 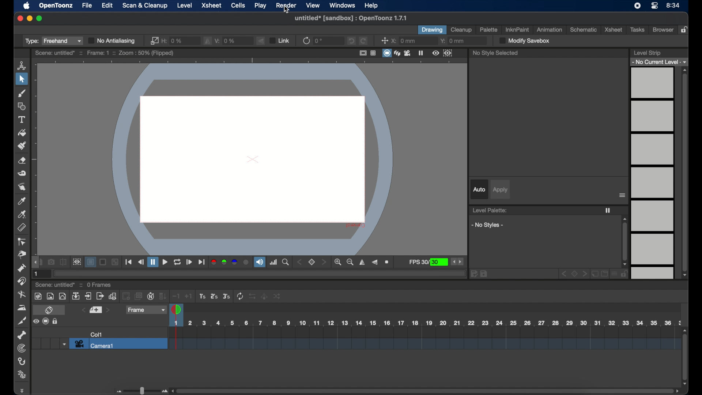 What do you see at coordinates (490, 210) in the screenshot?
I see `level palette` at bounding box center [490, 210].